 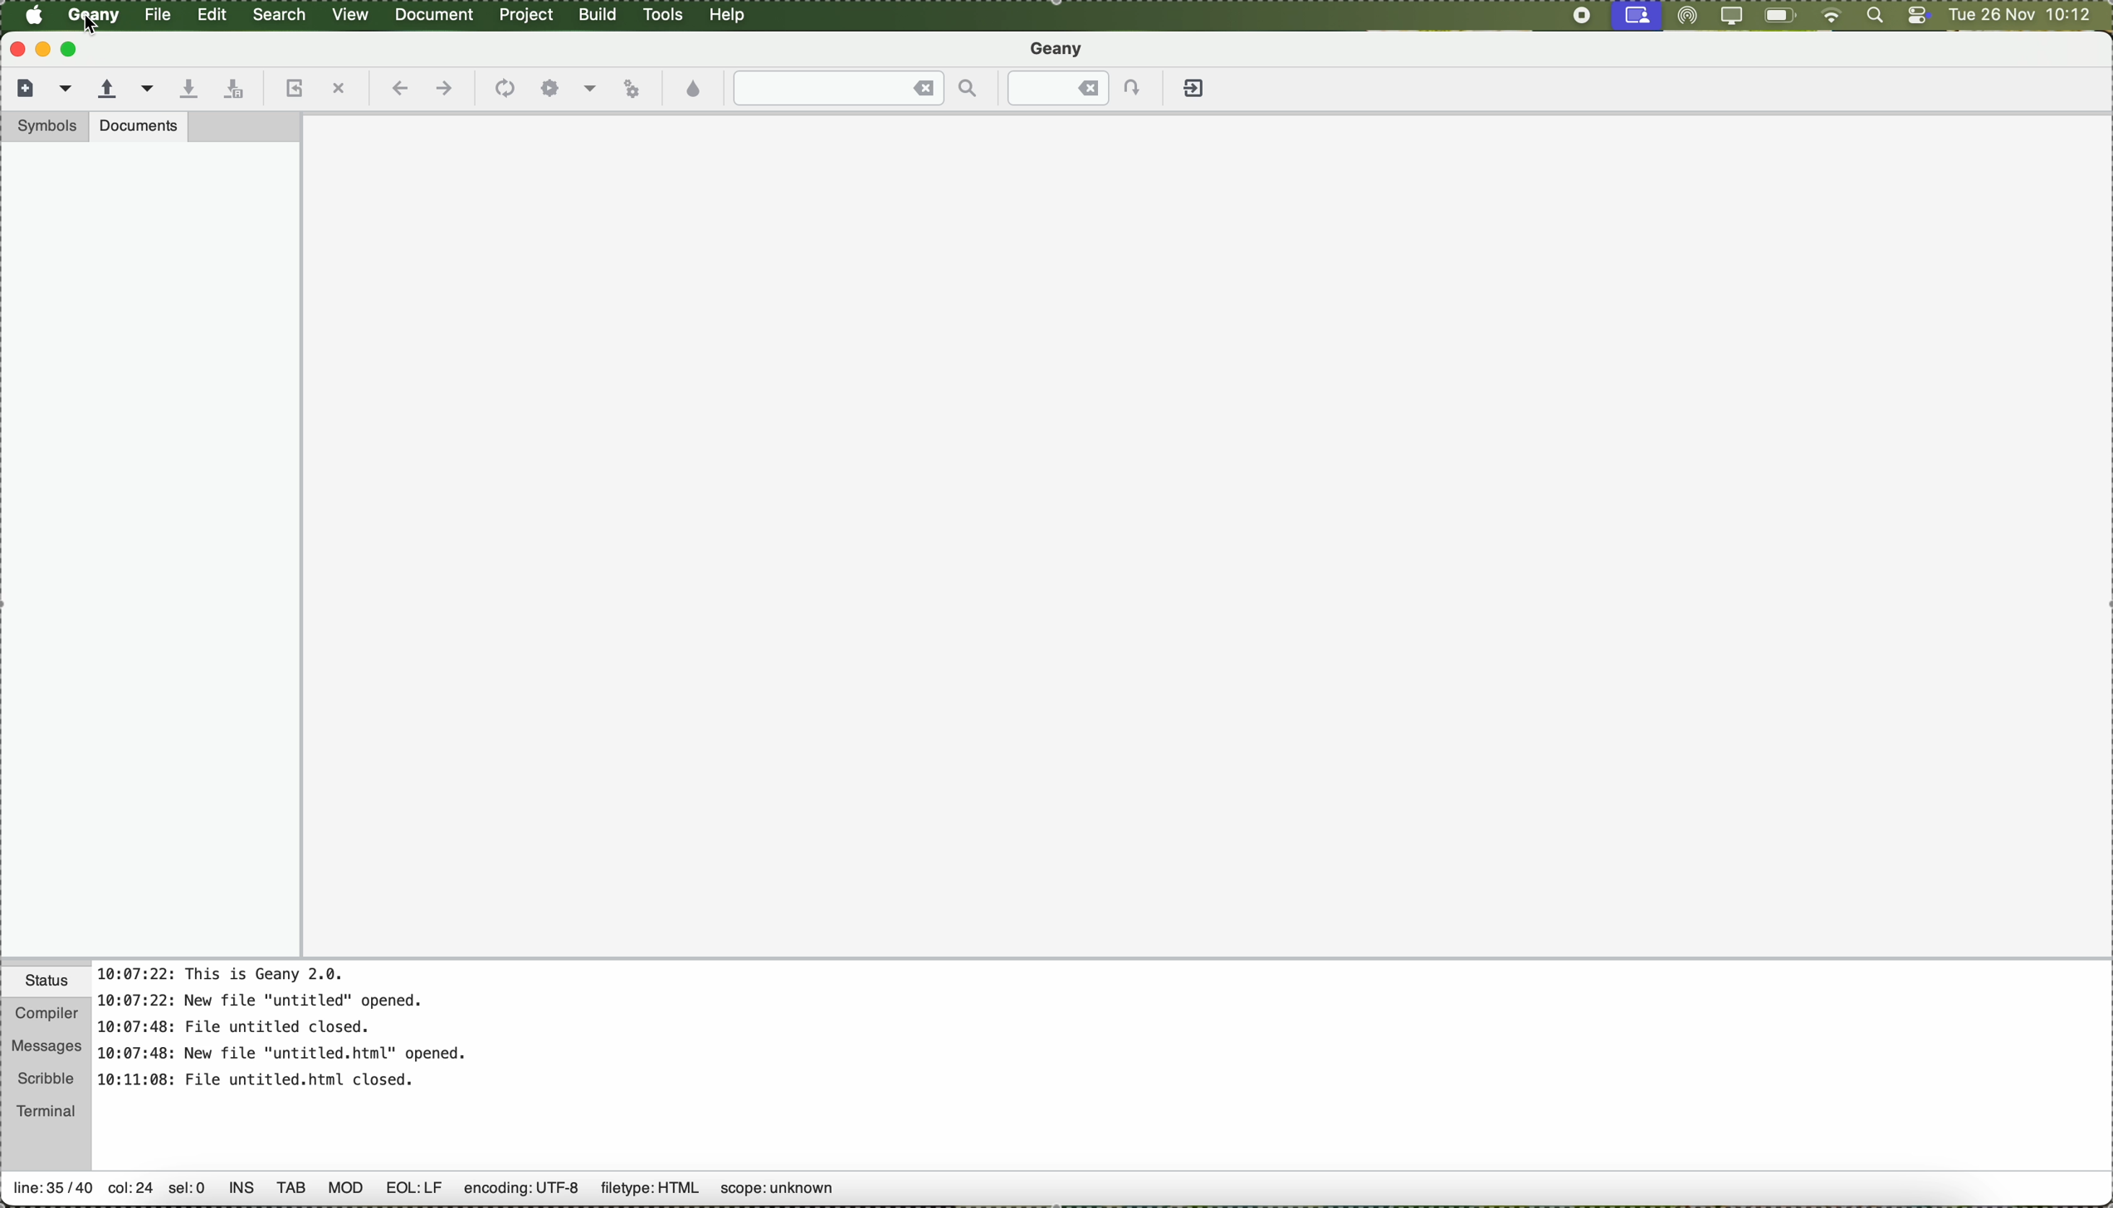 What do you see at coordinates (190, 90) in the screenshot?
I see `save the current file` at bounding box center [190, 90].